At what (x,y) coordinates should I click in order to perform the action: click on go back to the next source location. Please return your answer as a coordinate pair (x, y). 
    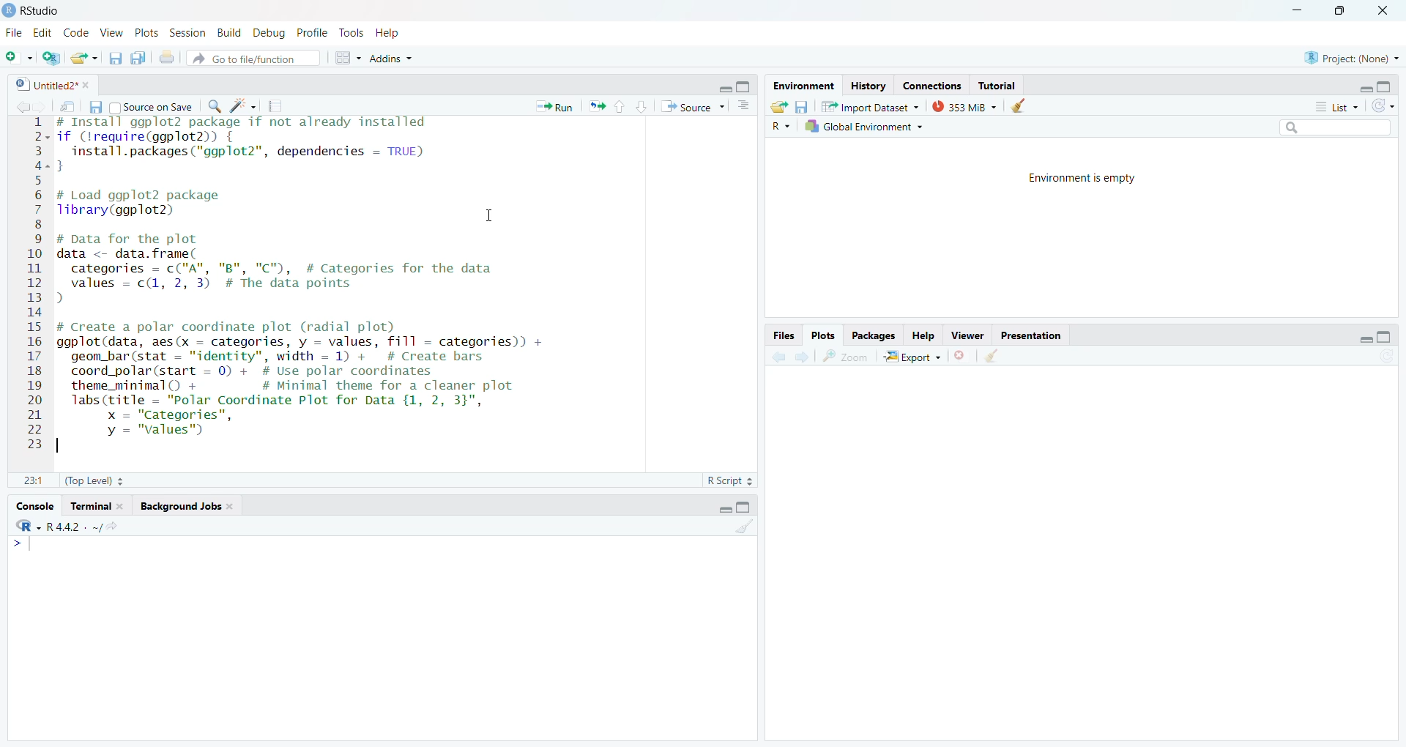
    Looking at the image, I should click on (42, 106).